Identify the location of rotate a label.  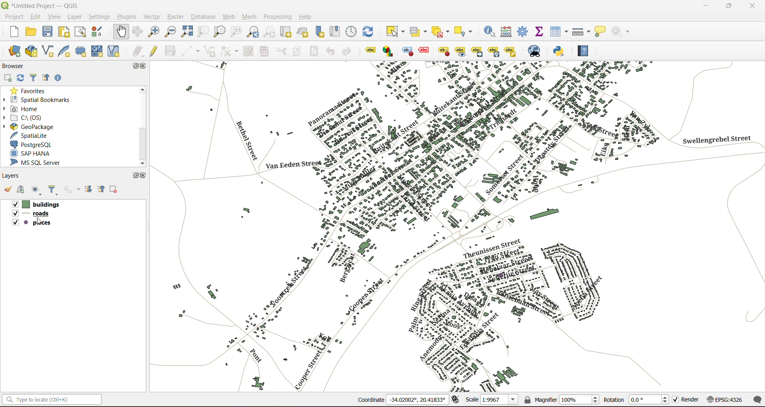
(494, 51).